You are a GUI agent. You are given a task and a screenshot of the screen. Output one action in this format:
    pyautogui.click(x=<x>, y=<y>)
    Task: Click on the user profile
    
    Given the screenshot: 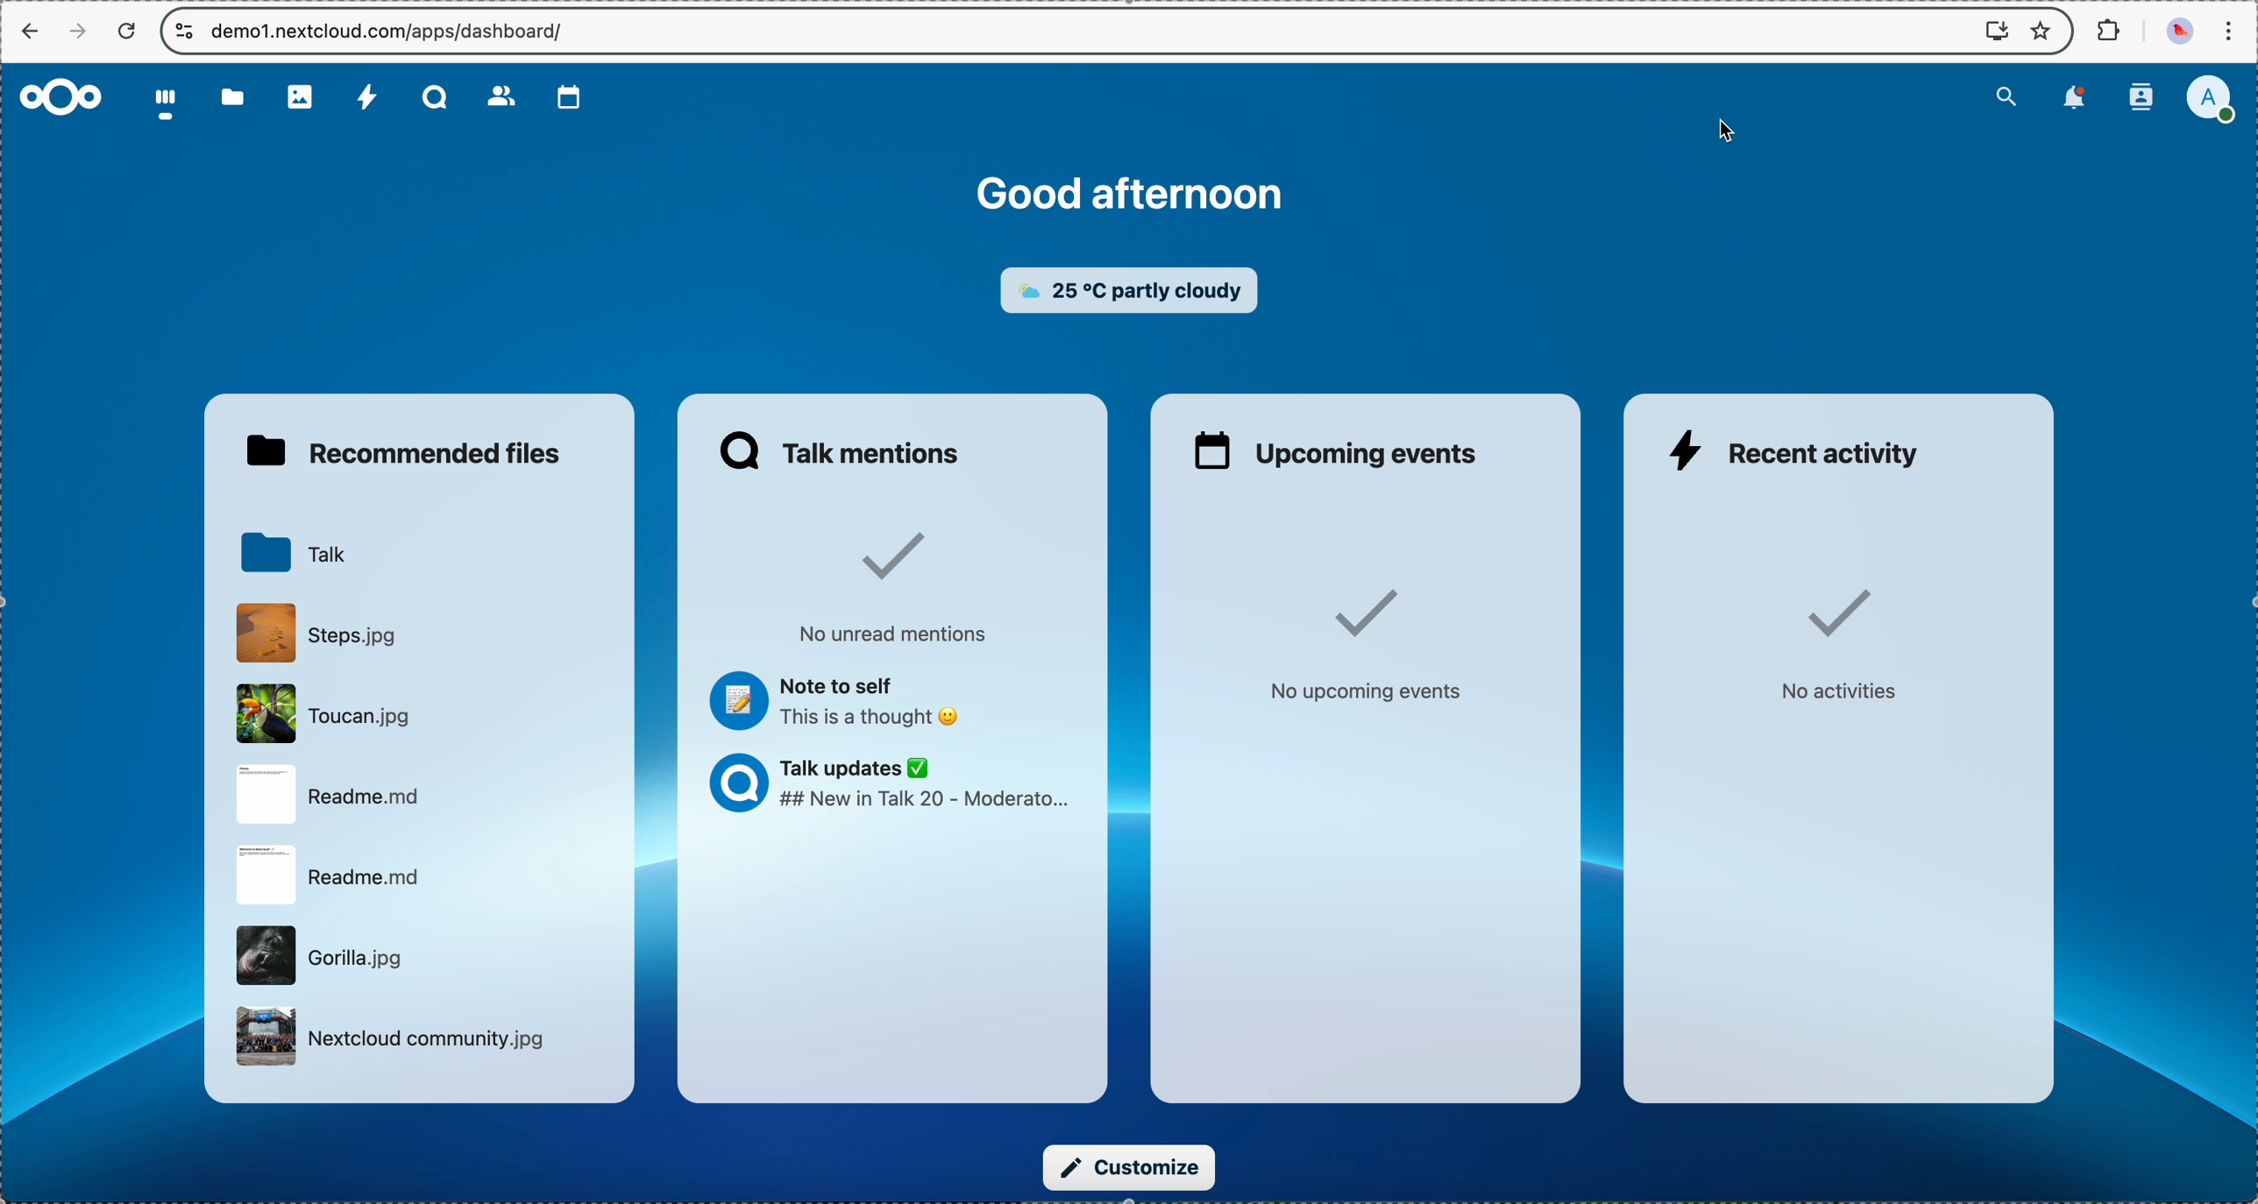 What is the action you would take?
    pyautogui.click(x=2216, y=98)
    